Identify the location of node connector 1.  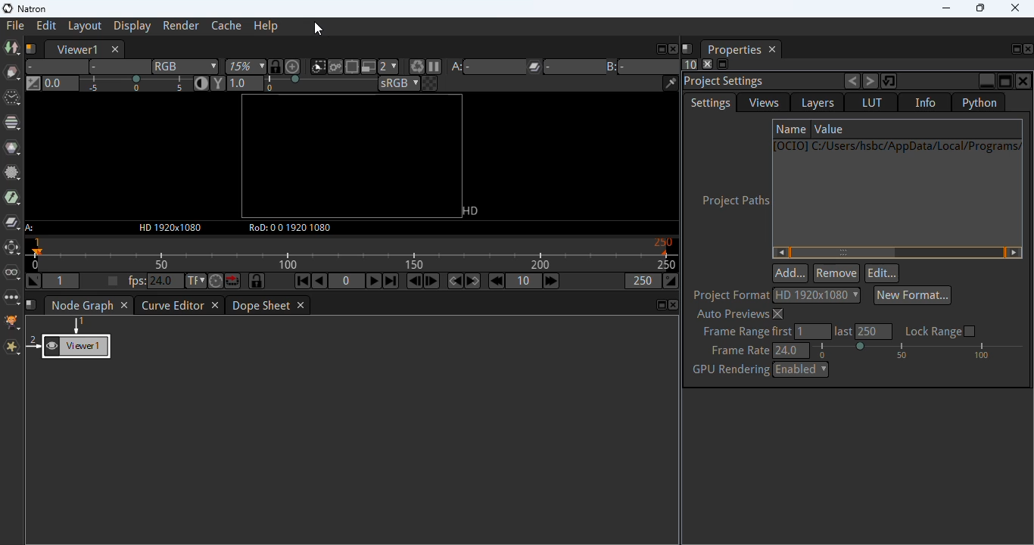
(76, 325).